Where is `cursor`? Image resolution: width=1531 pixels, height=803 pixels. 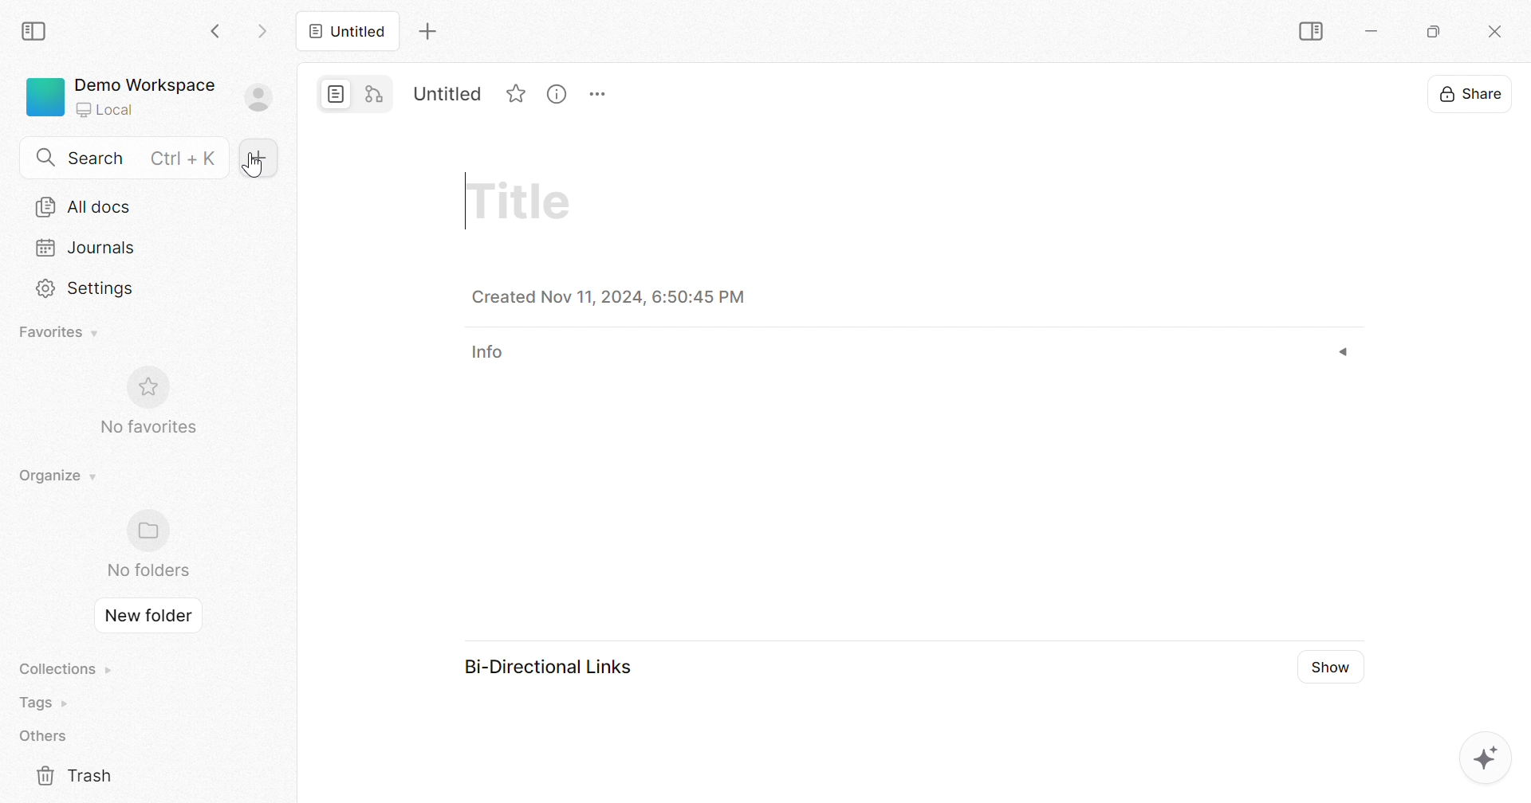 cursor is located at coordinates (255, 167).